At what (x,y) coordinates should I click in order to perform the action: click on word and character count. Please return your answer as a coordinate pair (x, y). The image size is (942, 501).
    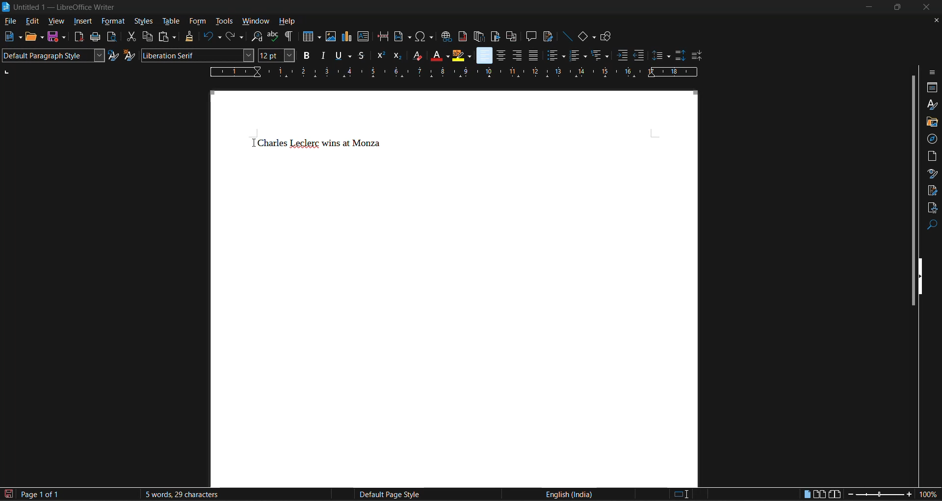
    Looking at the image, I should click on (181, 494).